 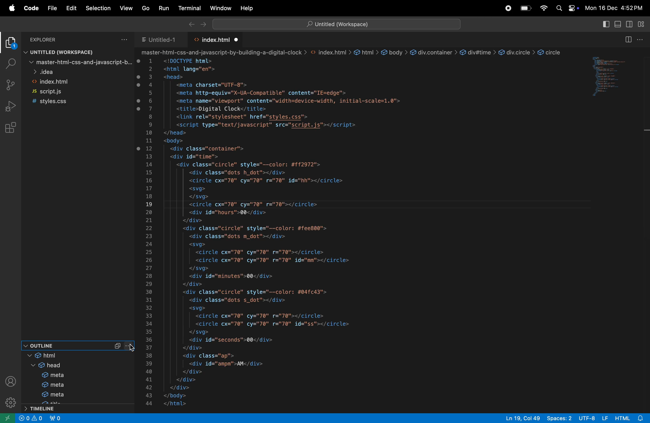 I want to click on style css, so click(x=68, y=102).